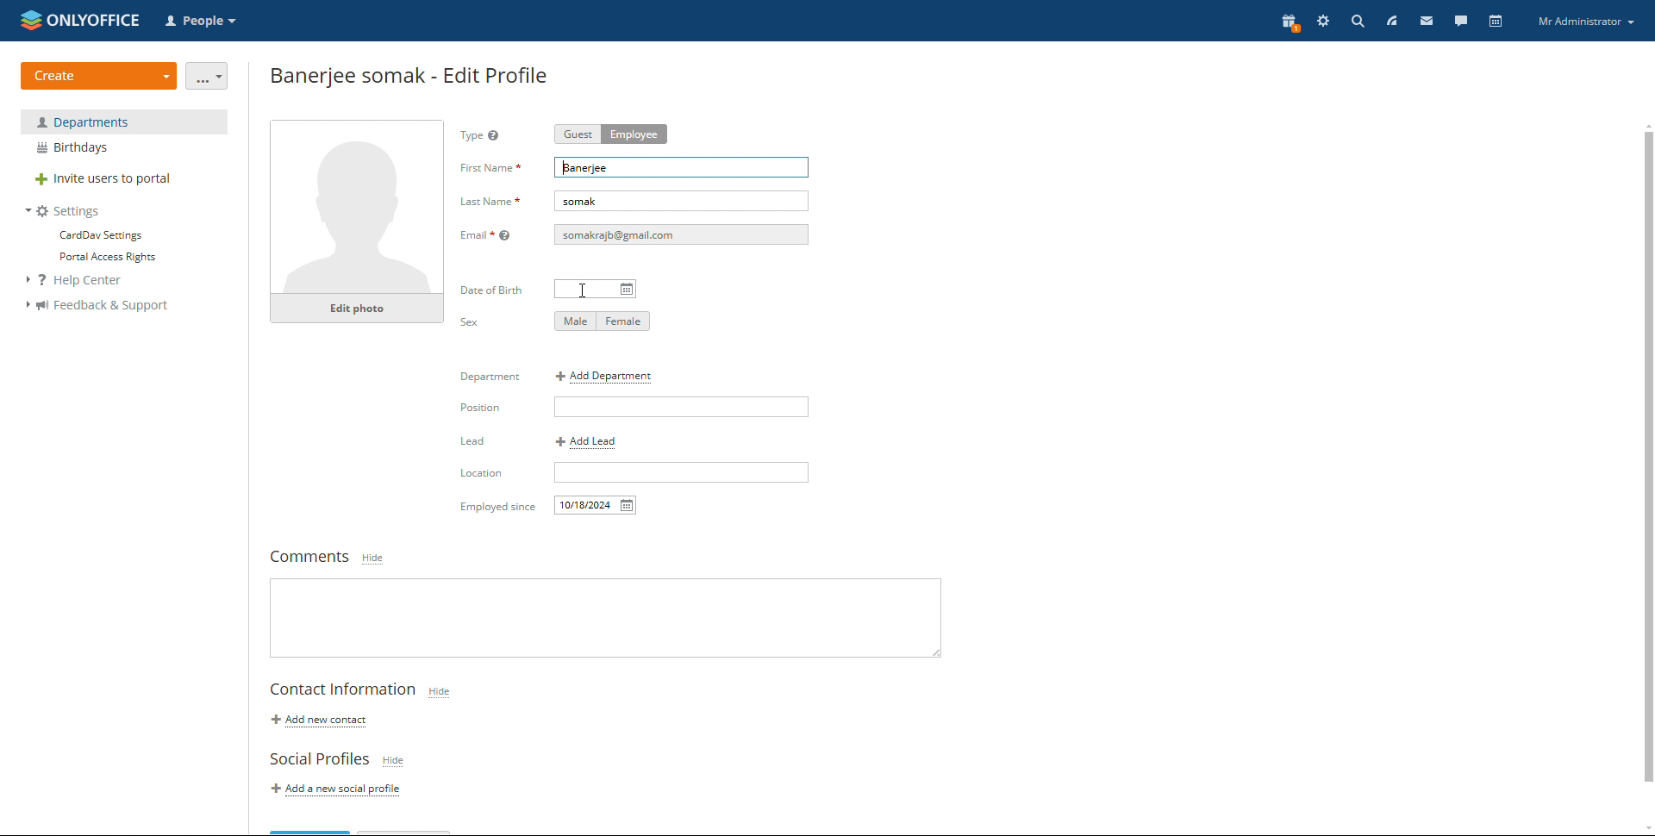 The image size is (1655, 836). I want to click on sex, so click(470, 322).